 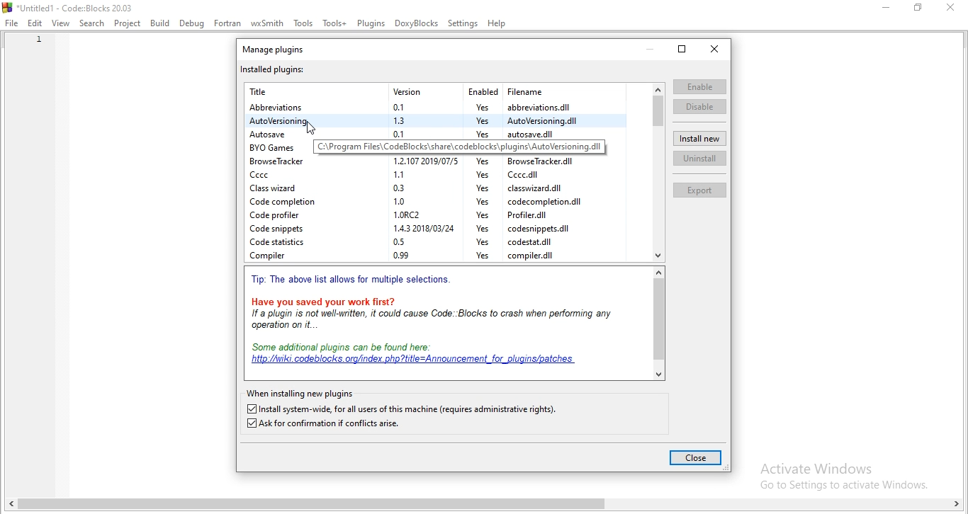 I want to click on when installing new pluginsa, so click(x=300, y=393).